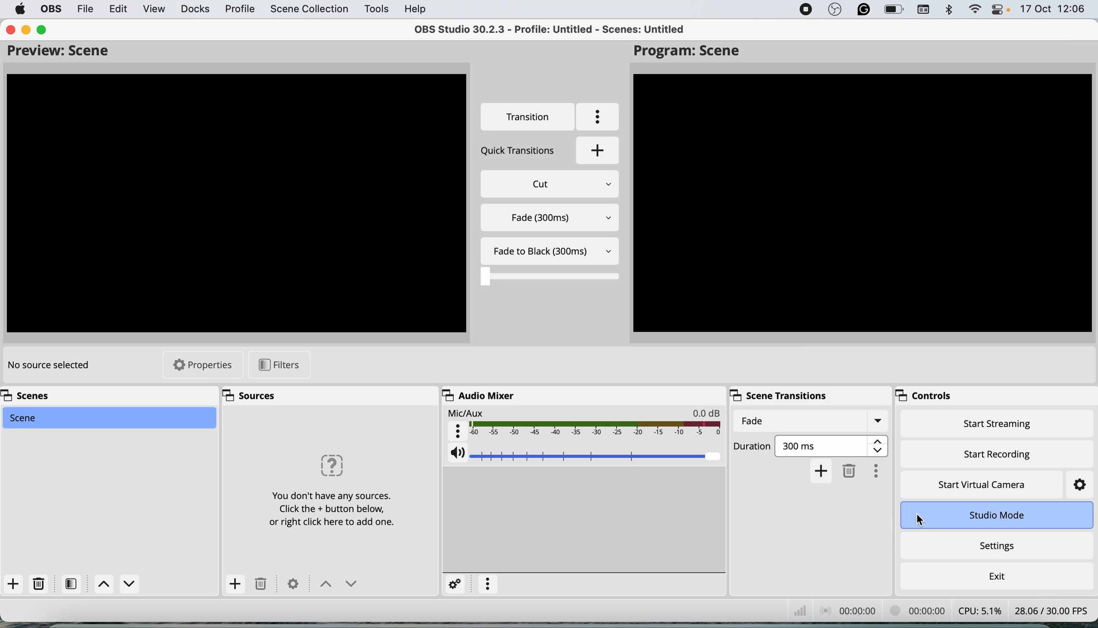 The height and width of the screenshot is (628, 1098). Describe the element at coordinates (51, 9) in the screenshot. I see `obs` at that location.